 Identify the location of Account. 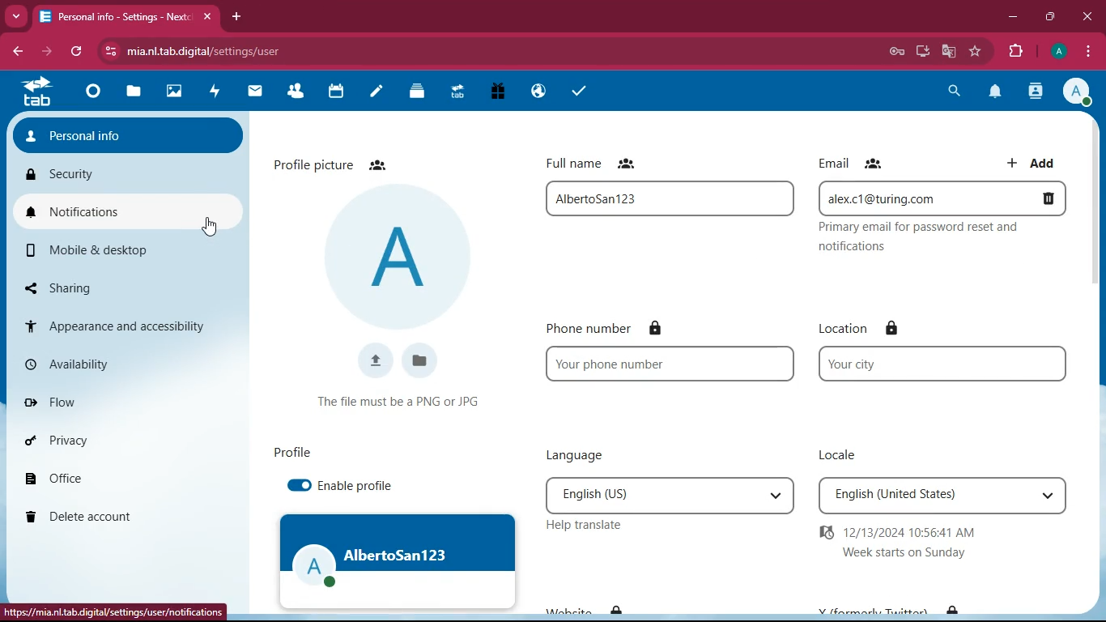
(1057, 52).